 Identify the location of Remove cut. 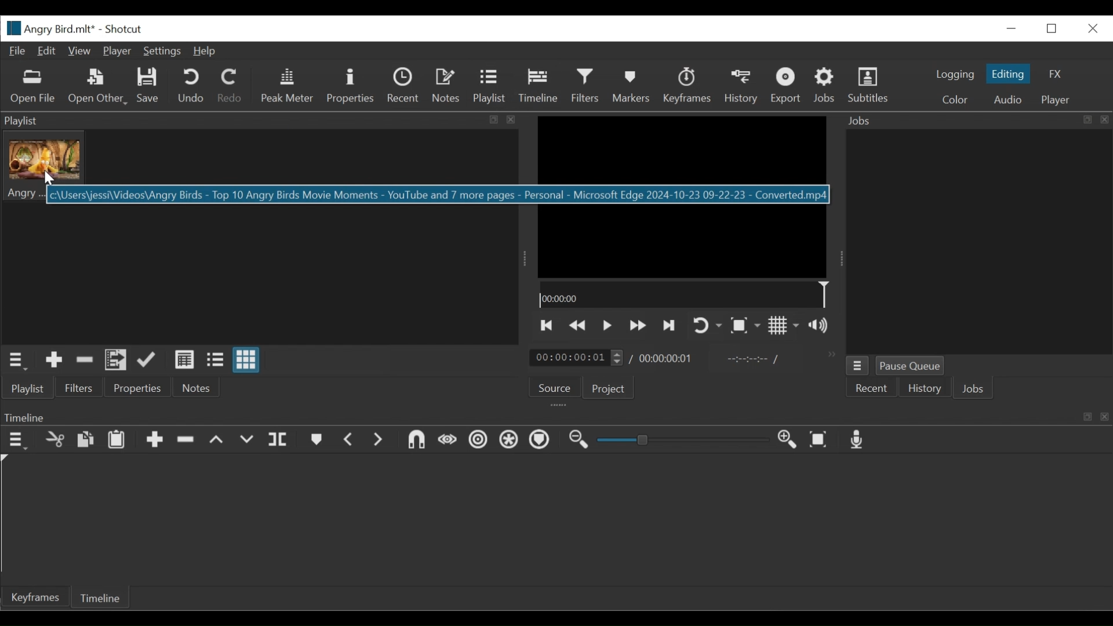
(186, 438).